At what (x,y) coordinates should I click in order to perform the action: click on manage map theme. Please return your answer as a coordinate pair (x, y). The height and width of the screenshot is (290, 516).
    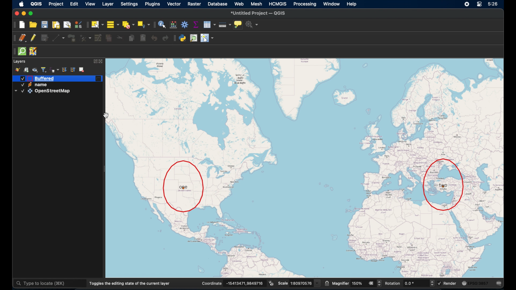
    Looking at the image, I should click on (35, 70).